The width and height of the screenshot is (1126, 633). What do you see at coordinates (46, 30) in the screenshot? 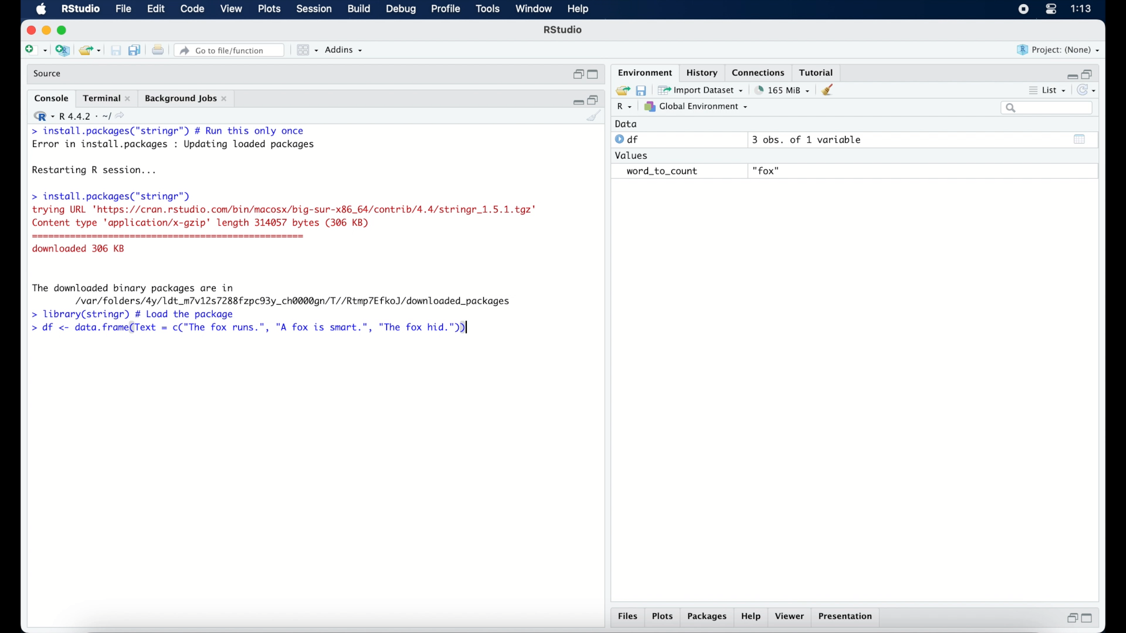
I see `minimize` at bounding box center [46, 30].